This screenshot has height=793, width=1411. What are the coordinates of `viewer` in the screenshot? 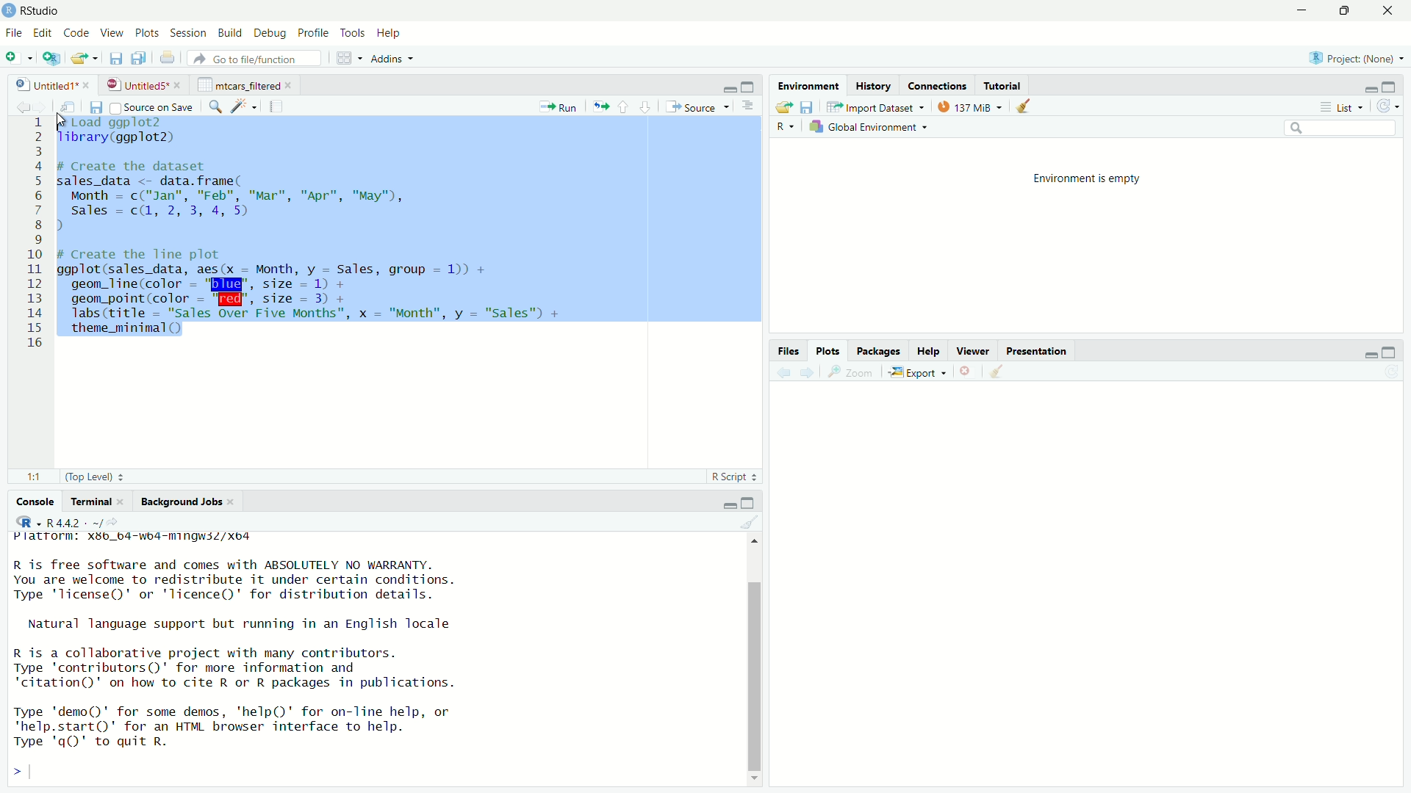 It's located at (973, 351).